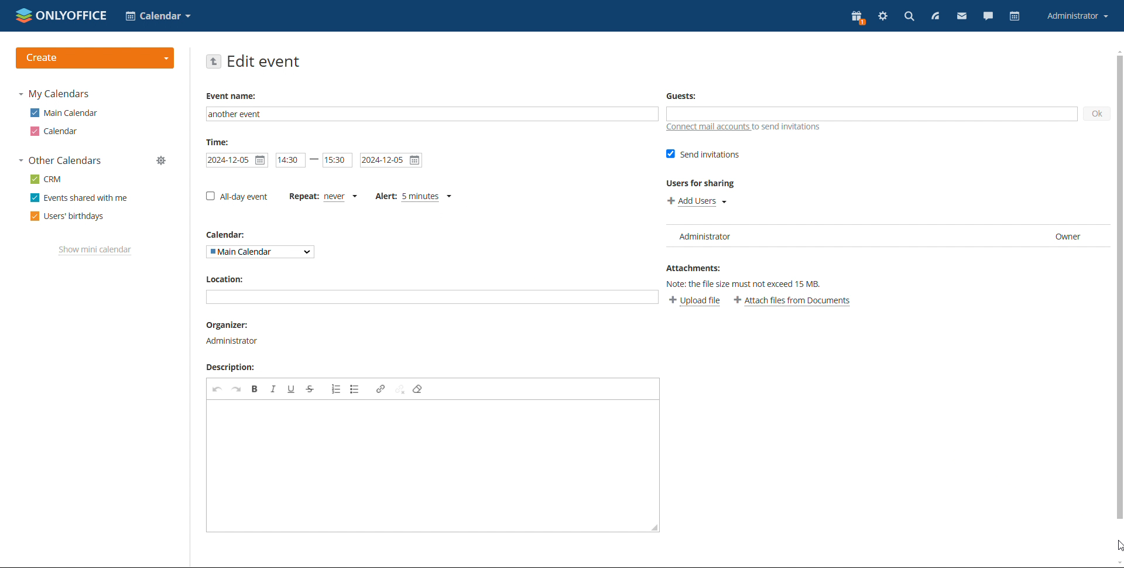  What do you see at coordinates (45, 179) in the screenshot?
I see `crm` at bounding box center [45, 179].